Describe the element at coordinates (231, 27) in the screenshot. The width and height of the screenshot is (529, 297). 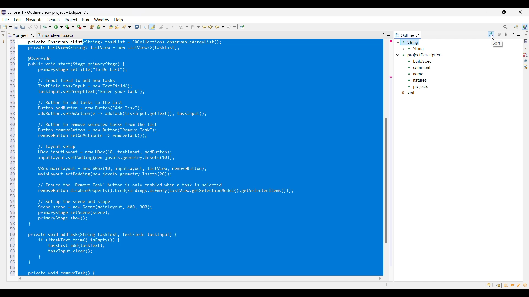
I see `Forward options` at that location.